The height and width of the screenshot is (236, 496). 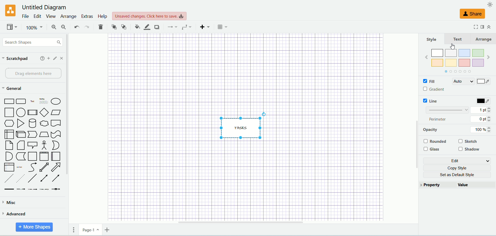 I want to click on vertical scroll bar, so click(x=69, y=127).